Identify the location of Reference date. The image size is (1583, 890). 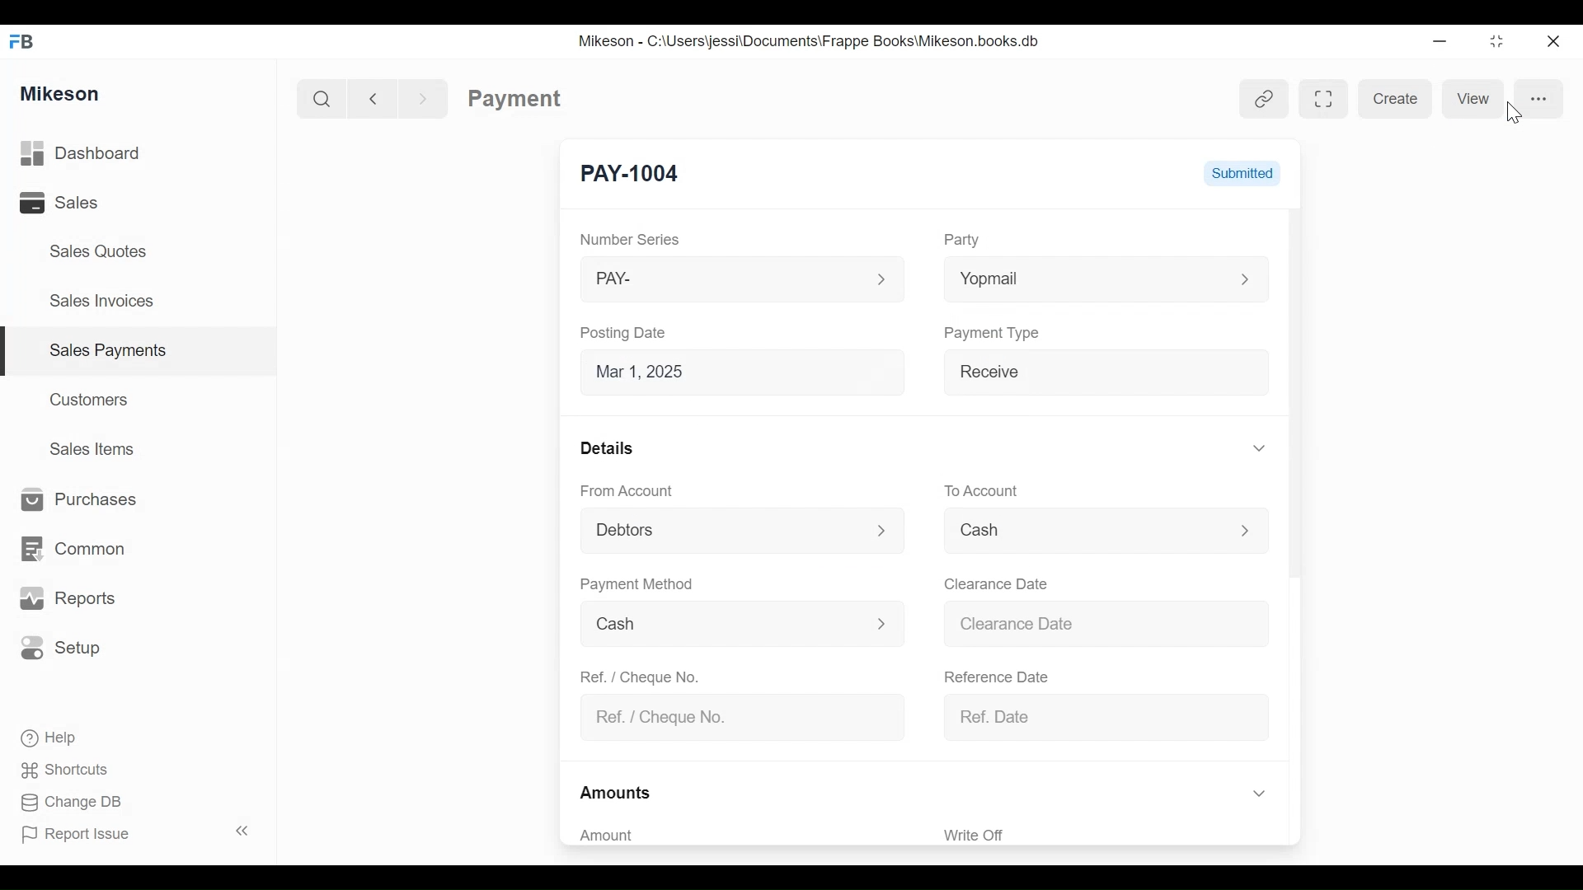
(1006, 676).